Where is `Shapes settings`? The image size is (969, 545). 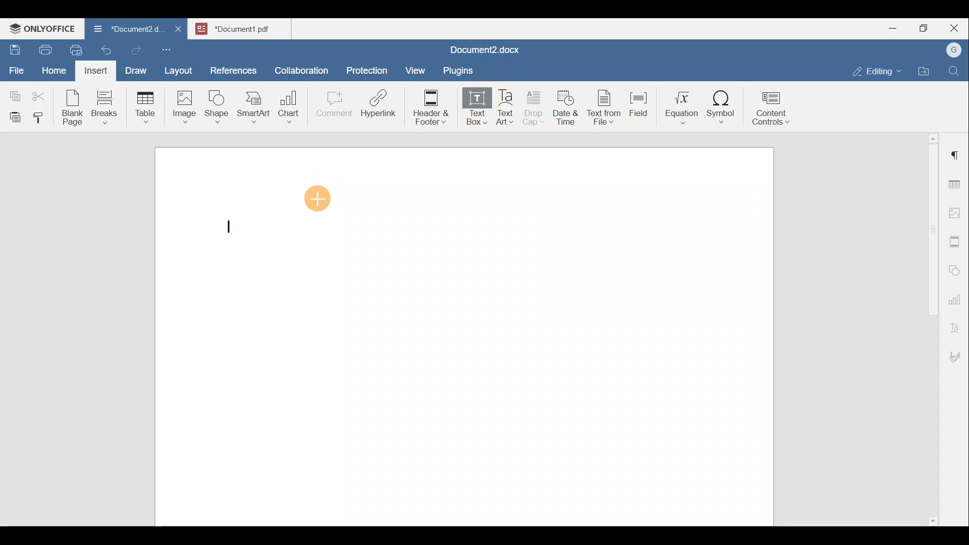 Shapes settings is located at coordinates (956, 269).